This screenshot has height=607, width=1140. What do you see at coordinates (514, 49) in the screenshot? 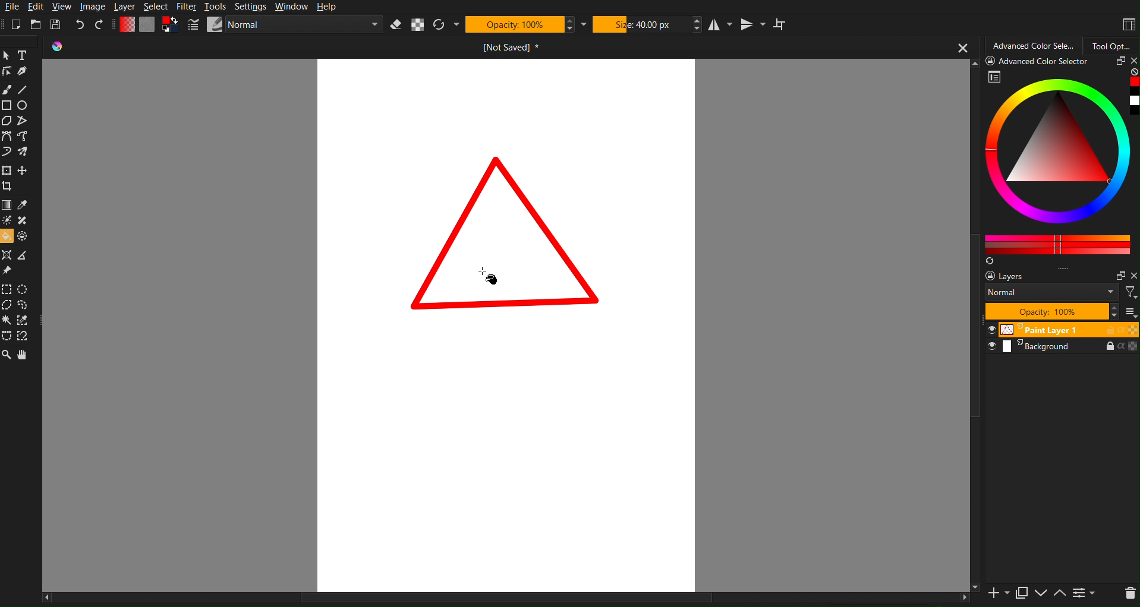
I see `[not saved]` at bounding box center [514, 49].